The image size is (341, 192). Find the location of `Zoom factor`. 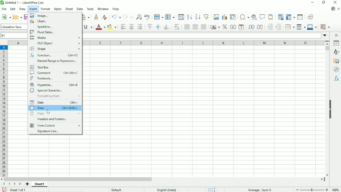

Zoom factor is located at coordinates (336, 190).